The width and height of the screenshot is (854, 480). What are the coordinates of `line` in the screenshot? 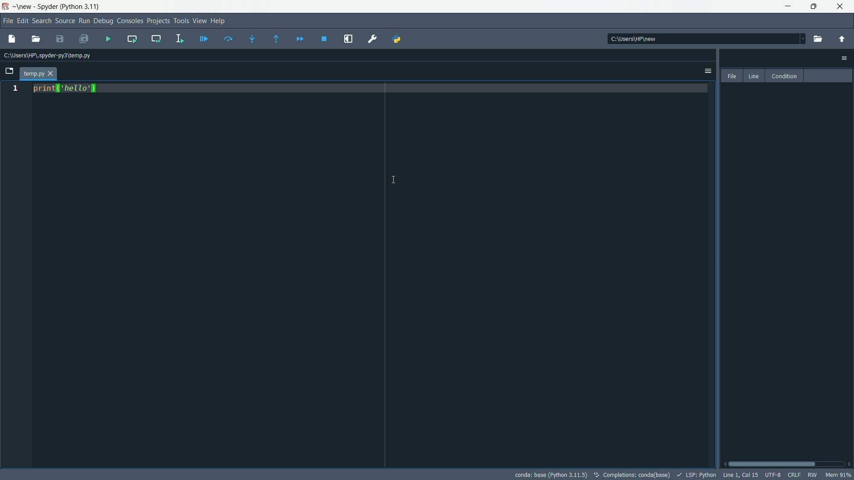 It's located at (754, 76).